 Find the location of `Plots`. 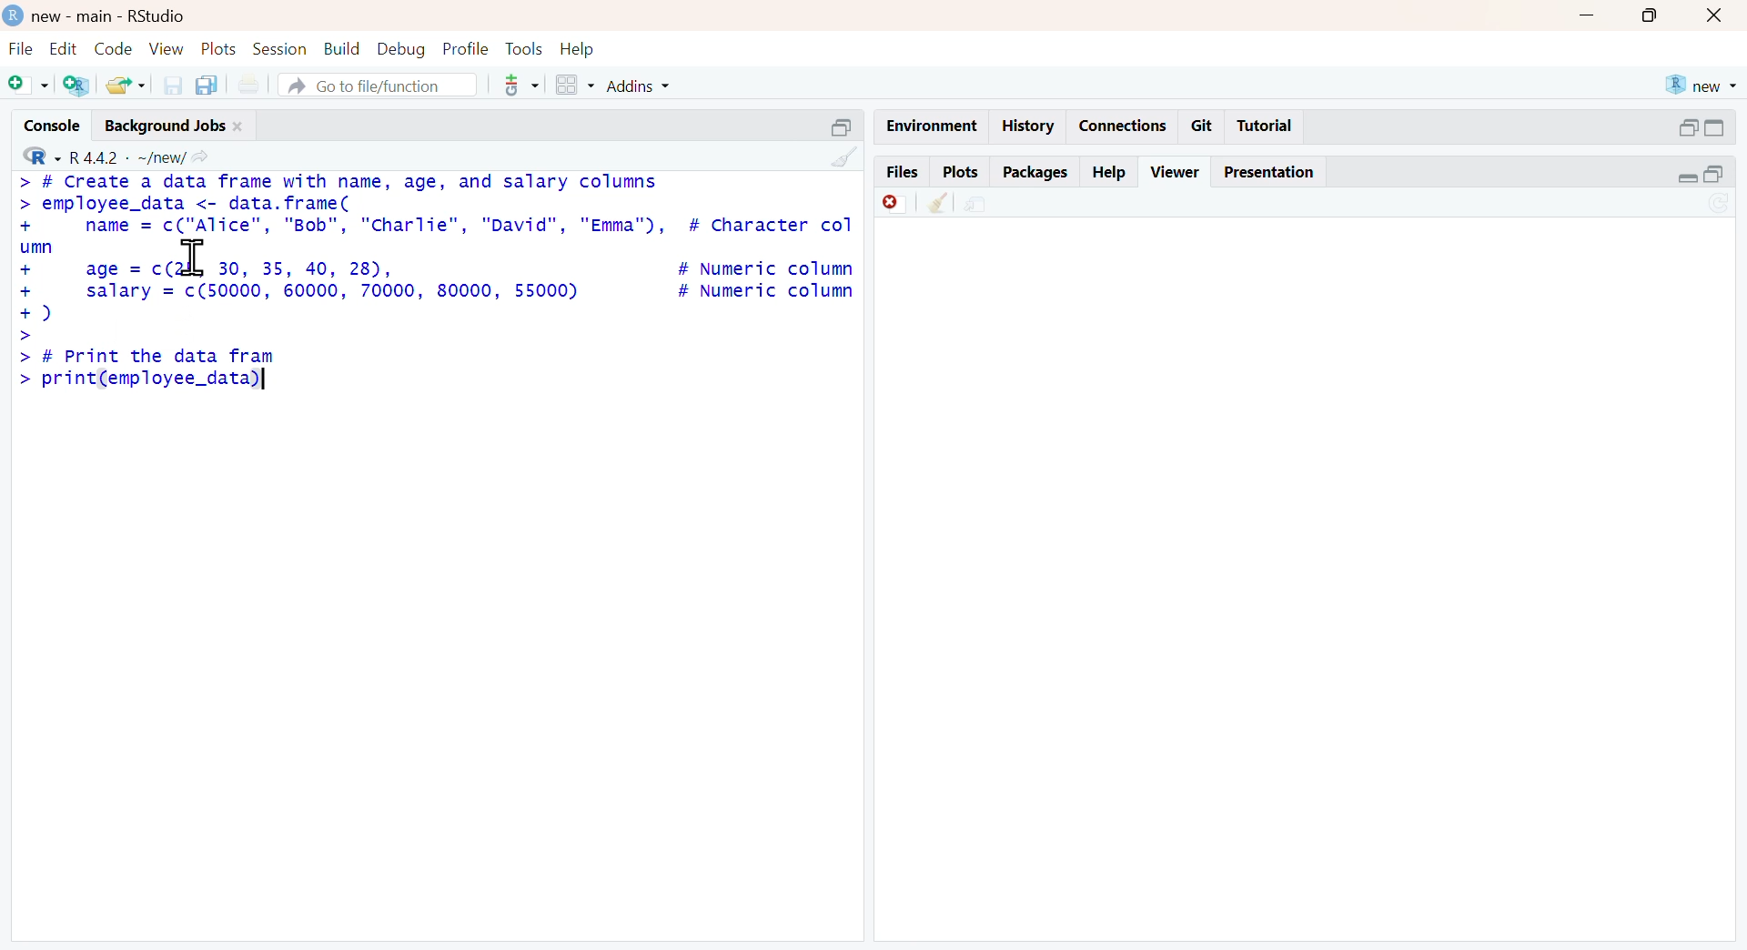

Plots is located at coordinates (217, 49).